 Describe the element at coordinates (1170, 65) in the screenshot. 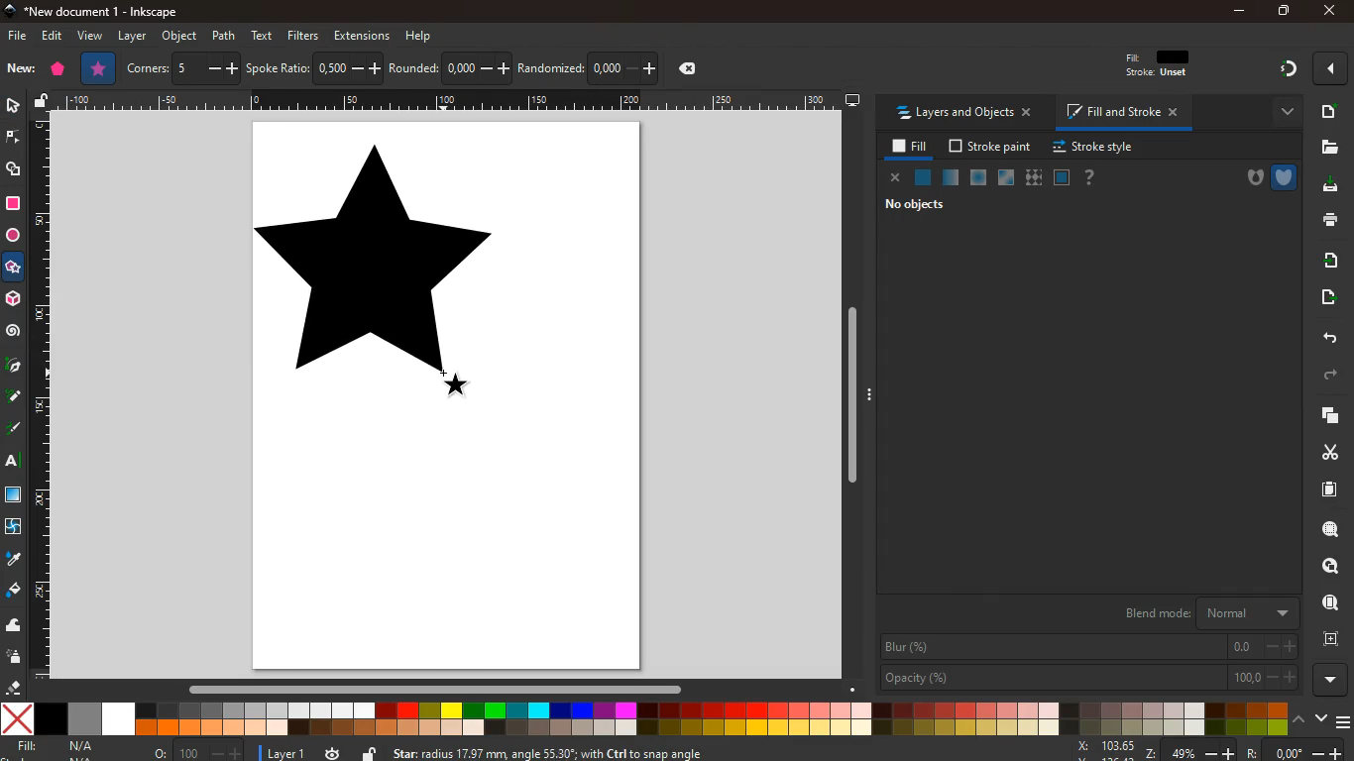

I see `fill` at that location.